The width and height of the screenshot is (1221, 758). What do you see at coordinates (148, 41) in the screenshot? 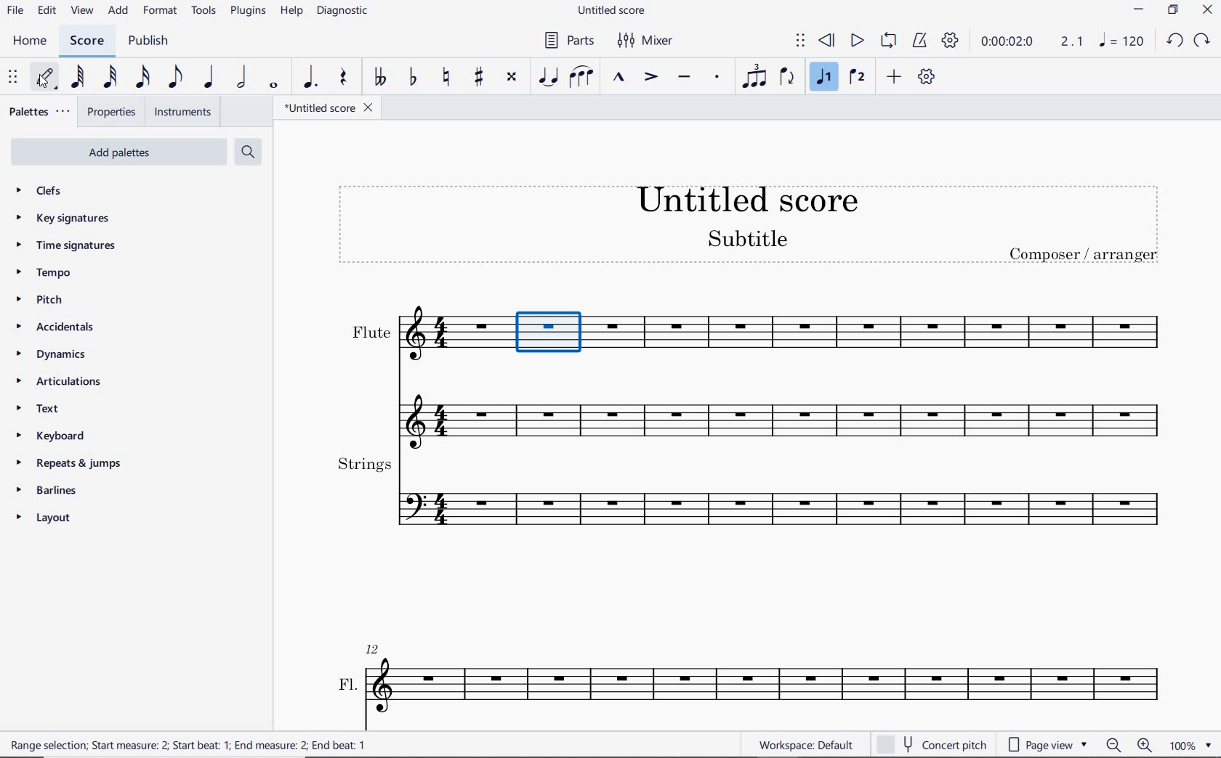
I see `PUBLISH` at bounding box center [148, 41].